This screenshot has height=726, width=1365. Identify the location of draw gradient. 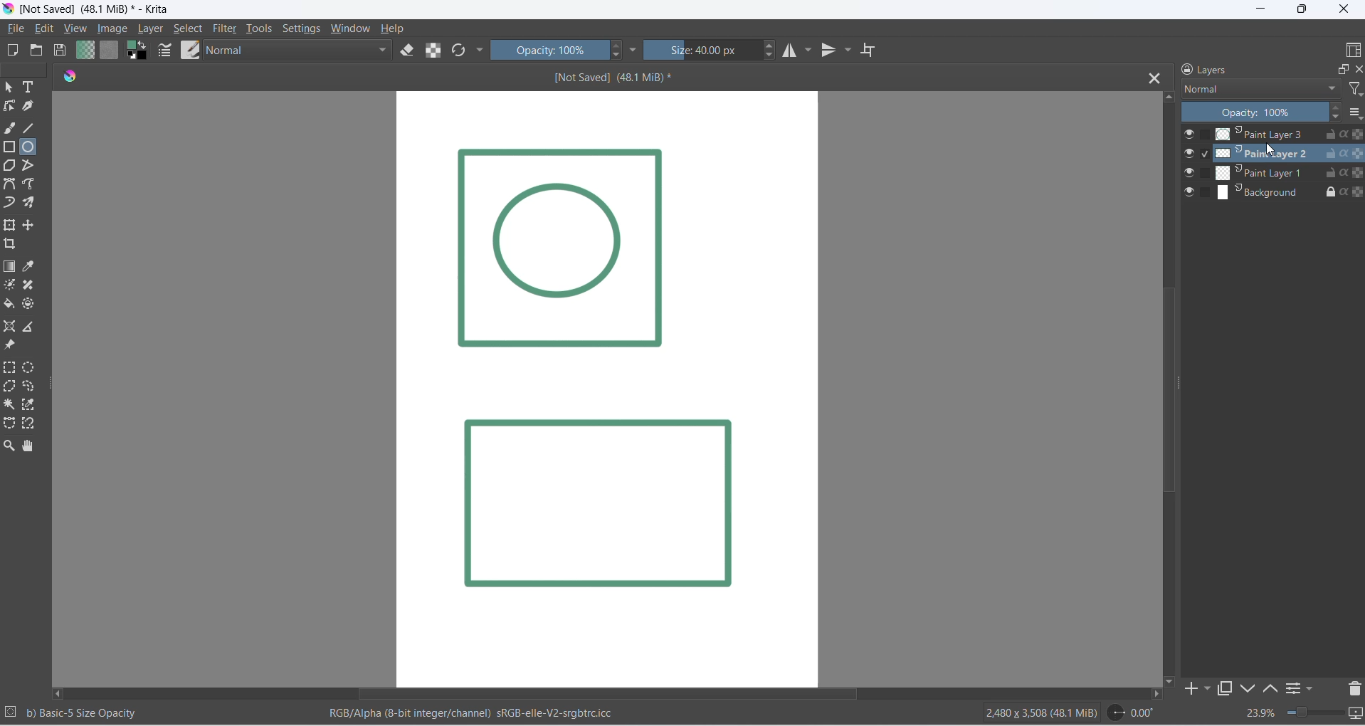
(10, 267).